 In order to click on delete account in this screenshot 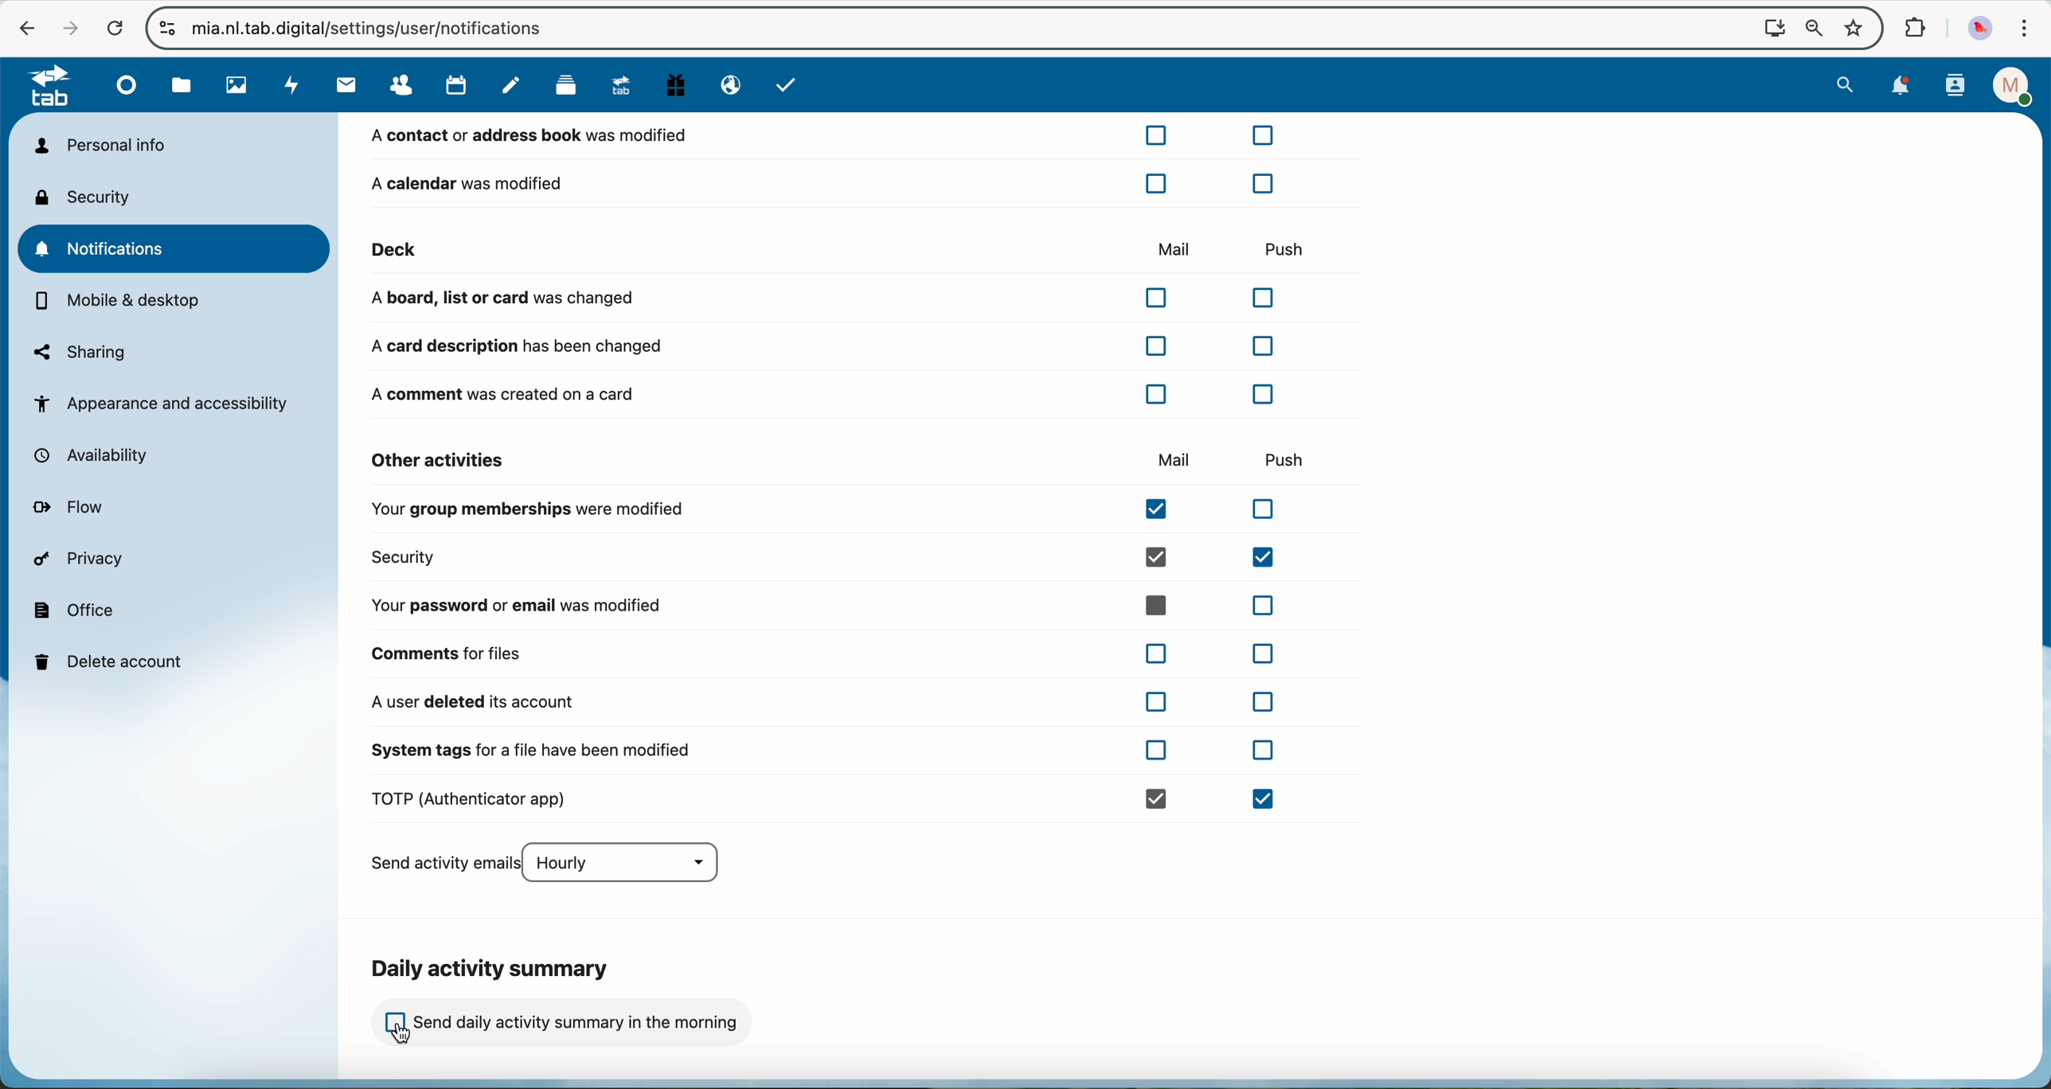, I will do `click(113, 660)`.